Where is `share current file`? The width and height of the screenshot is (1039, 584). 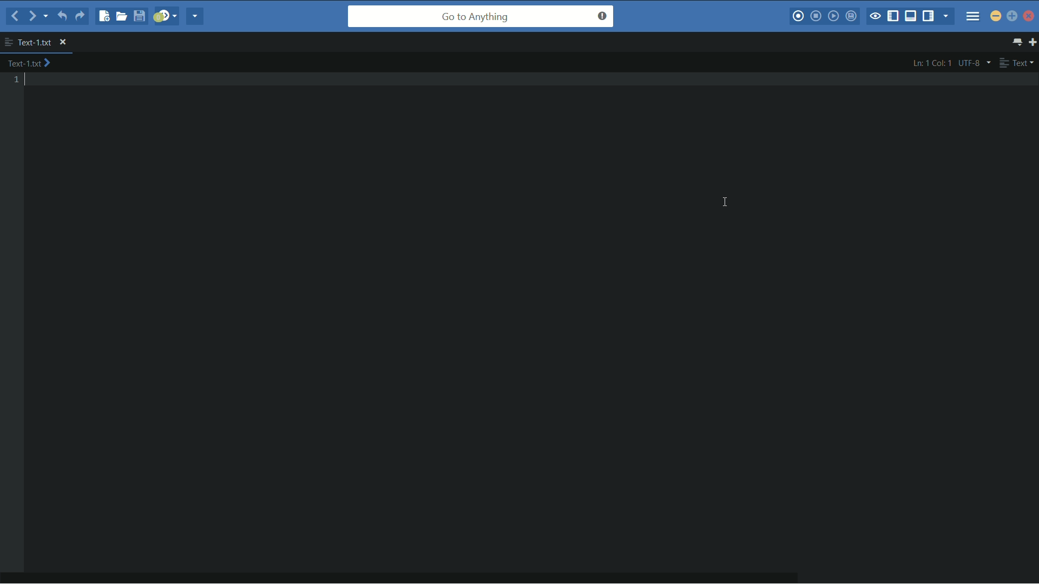
share current file is located at coordinates (196, 17).